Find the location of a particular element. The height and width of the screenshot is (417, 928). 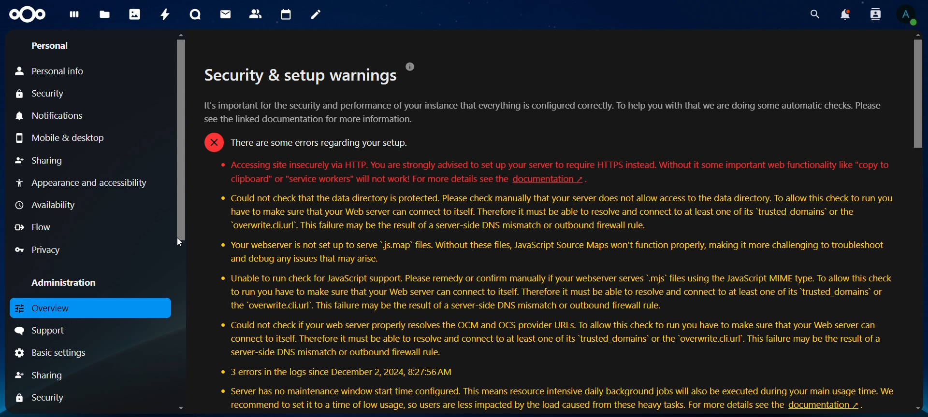

privacy is located at coordinates (44, 250).